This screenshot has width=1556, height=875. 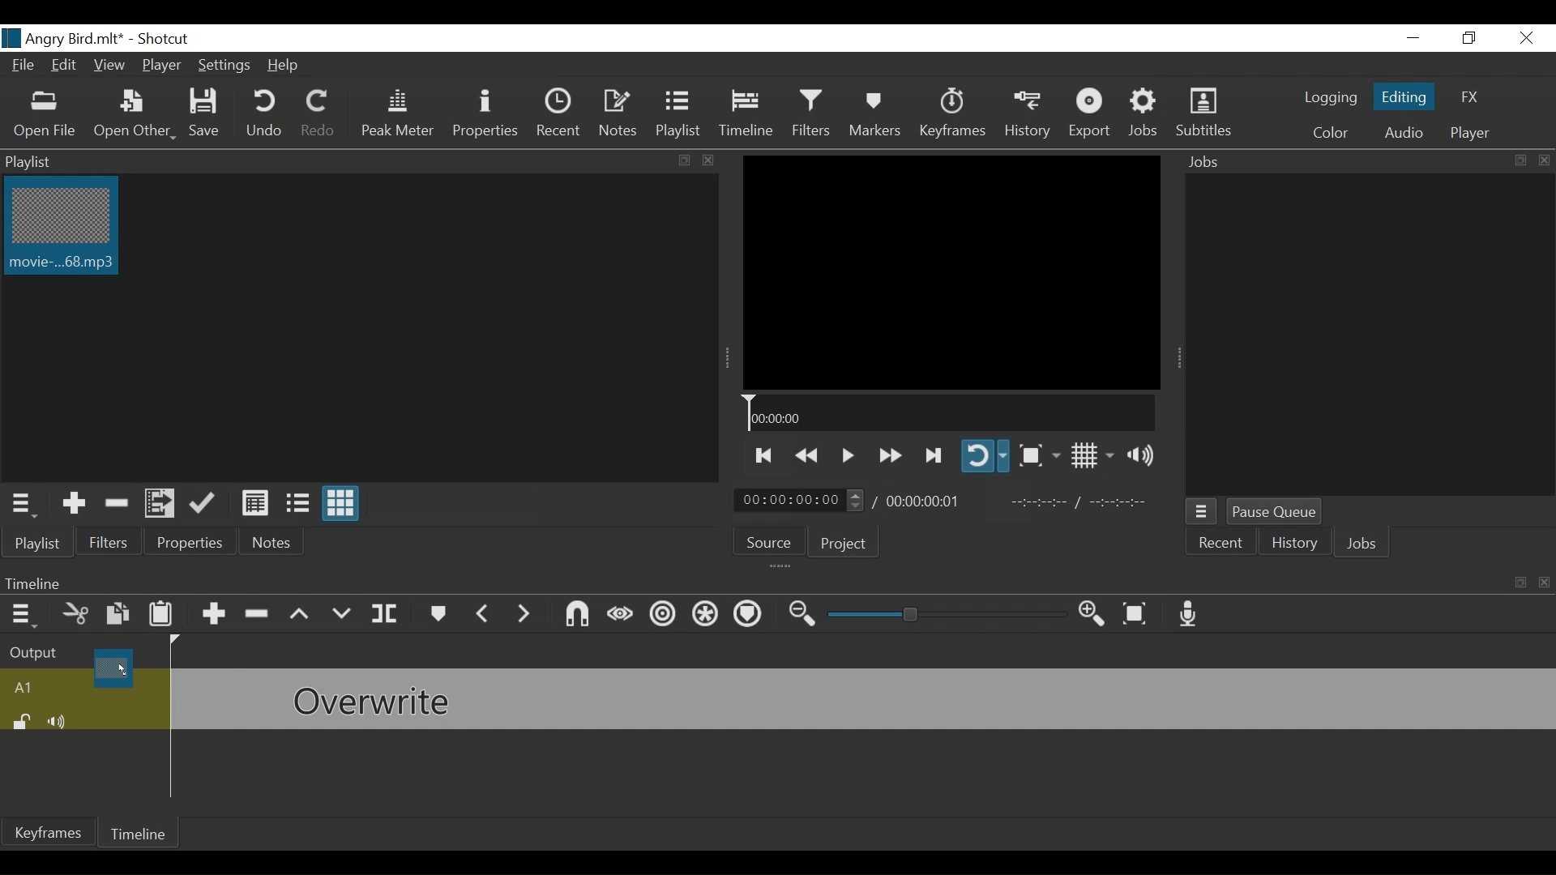 What do you see at coordinates (847, 452) in the screenshot?
I see `Toggle play or pause (space)` at bounding box center [847, 452].